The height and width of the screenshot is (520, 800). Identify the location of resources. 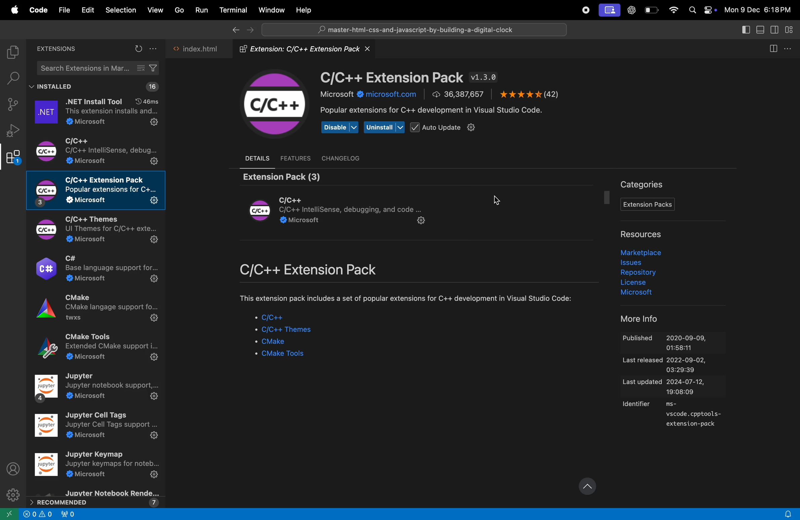
(639, 235).